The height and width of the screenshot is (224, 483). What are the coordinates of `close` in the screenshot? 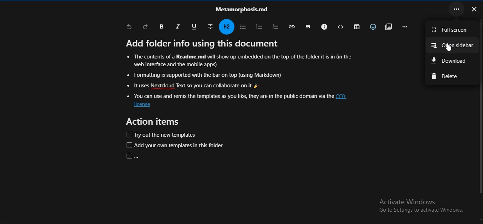 It's located at (475, 10).